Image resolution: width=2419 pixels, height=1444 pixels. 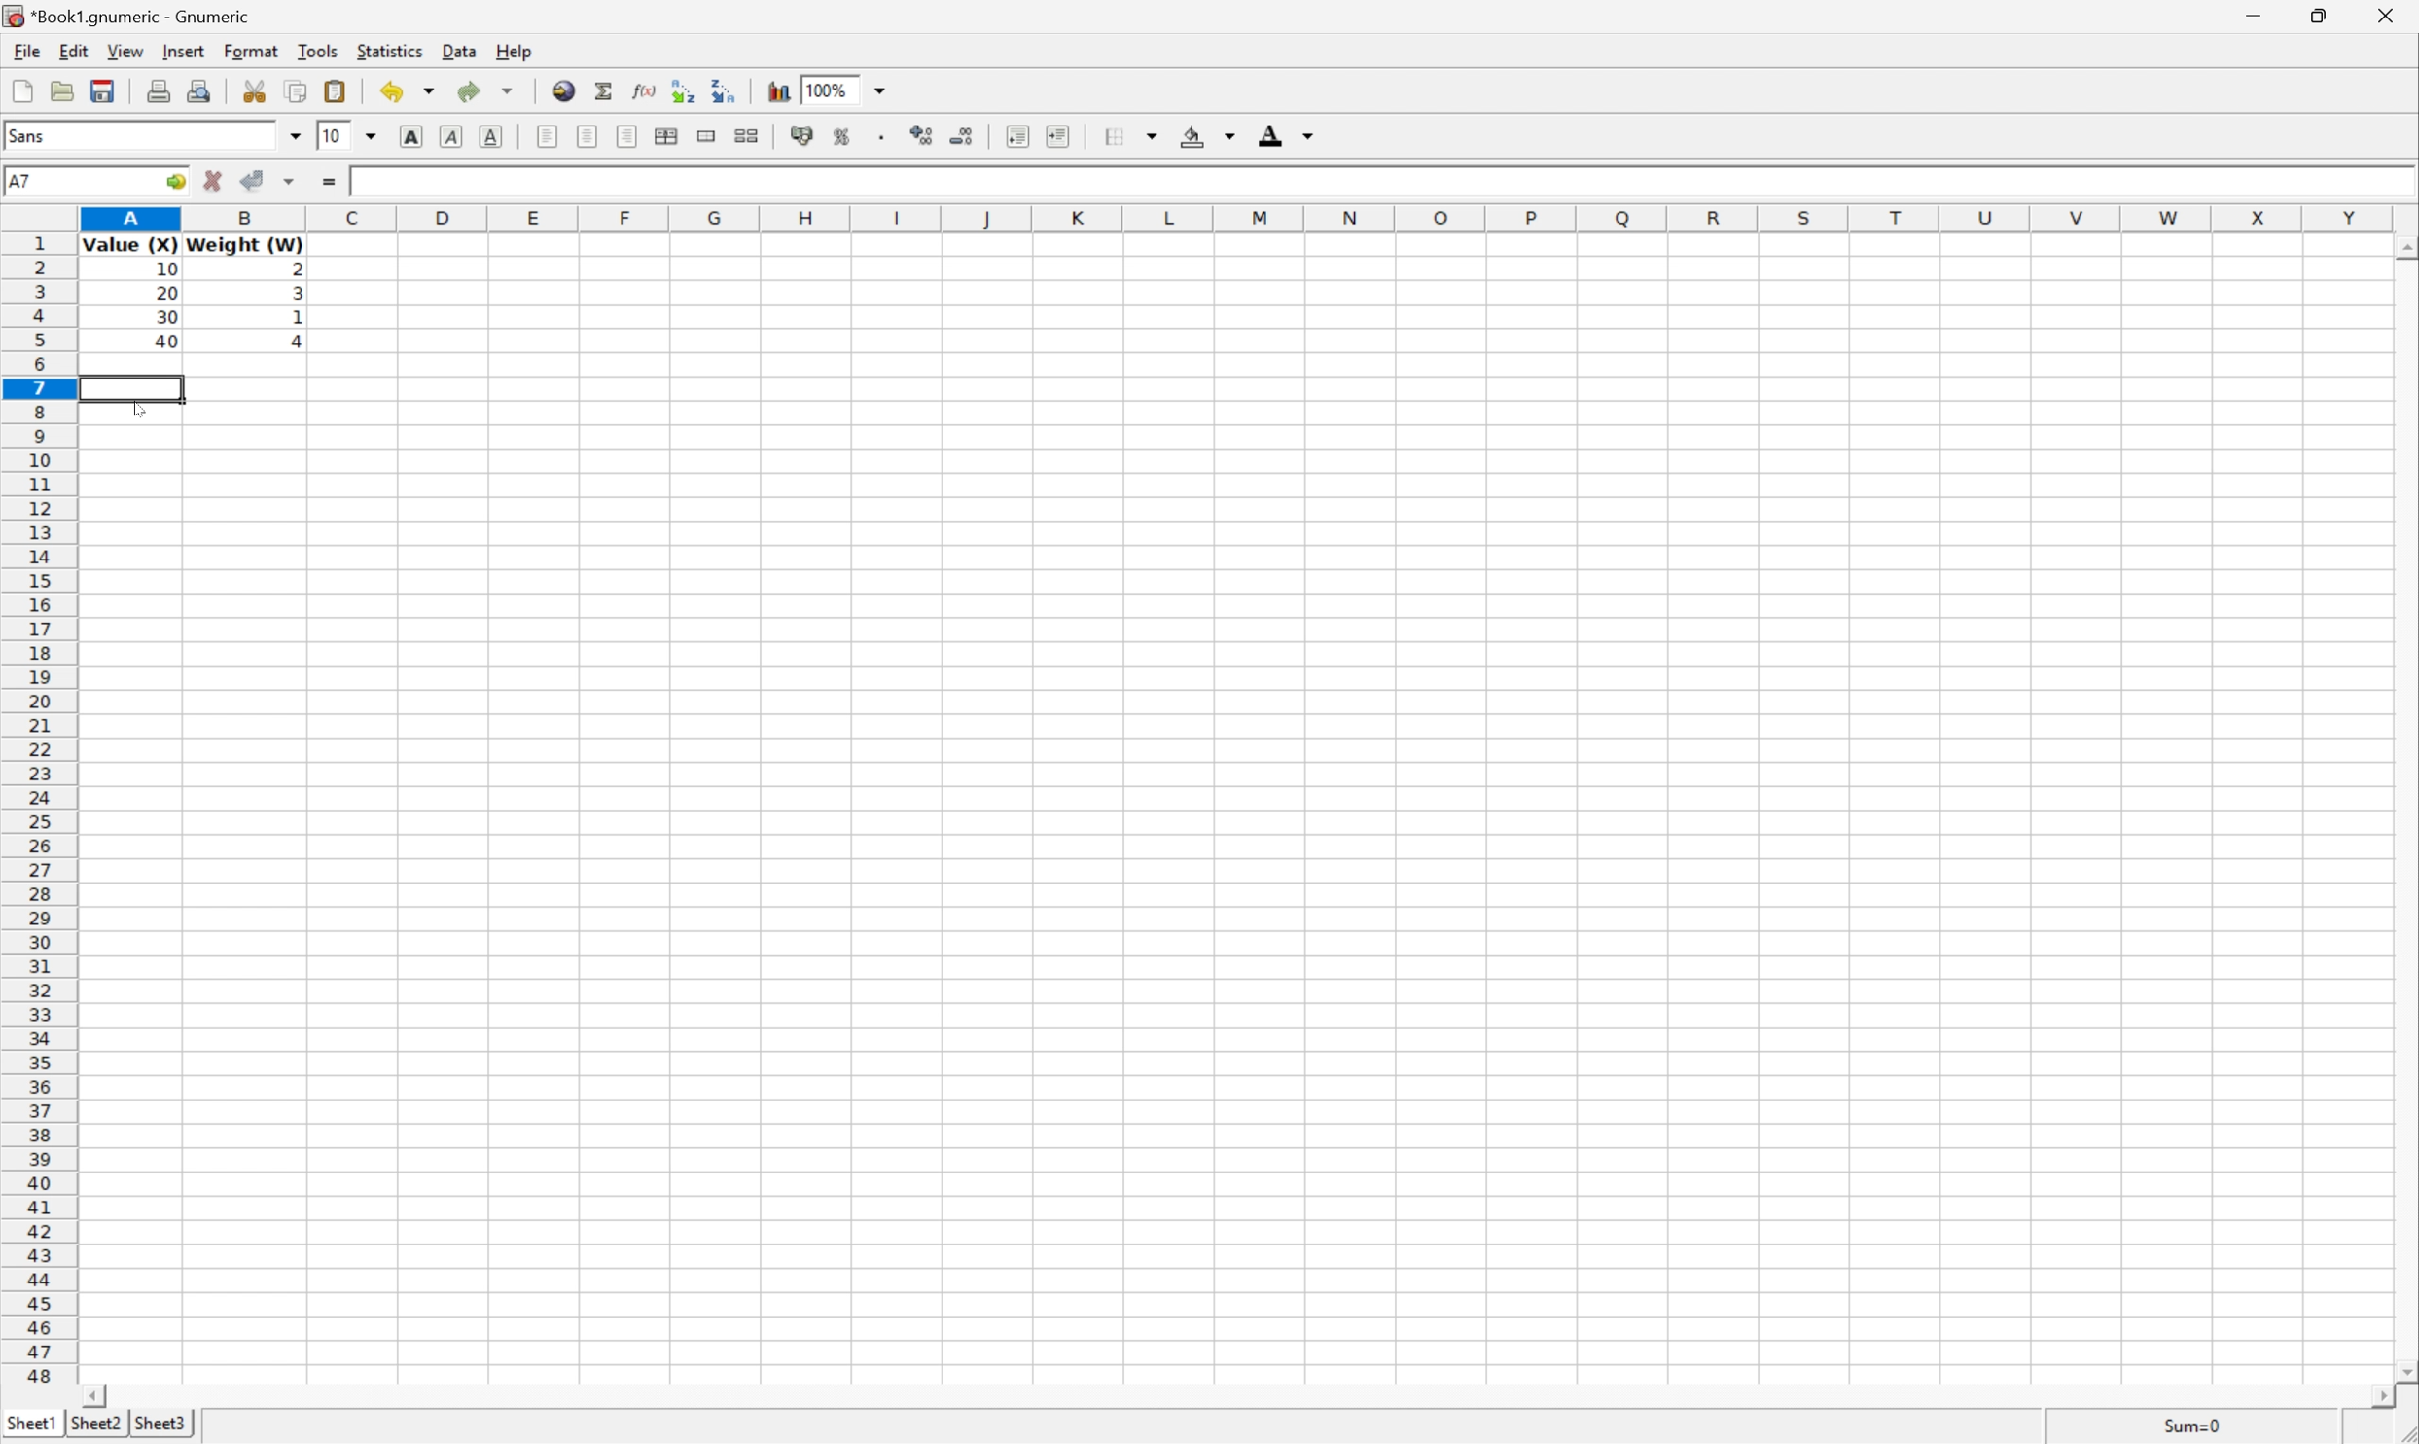 What do you see at coordinates (29, 132) in the screenshot?
I see `Sans` at bounding box center [29, 132].